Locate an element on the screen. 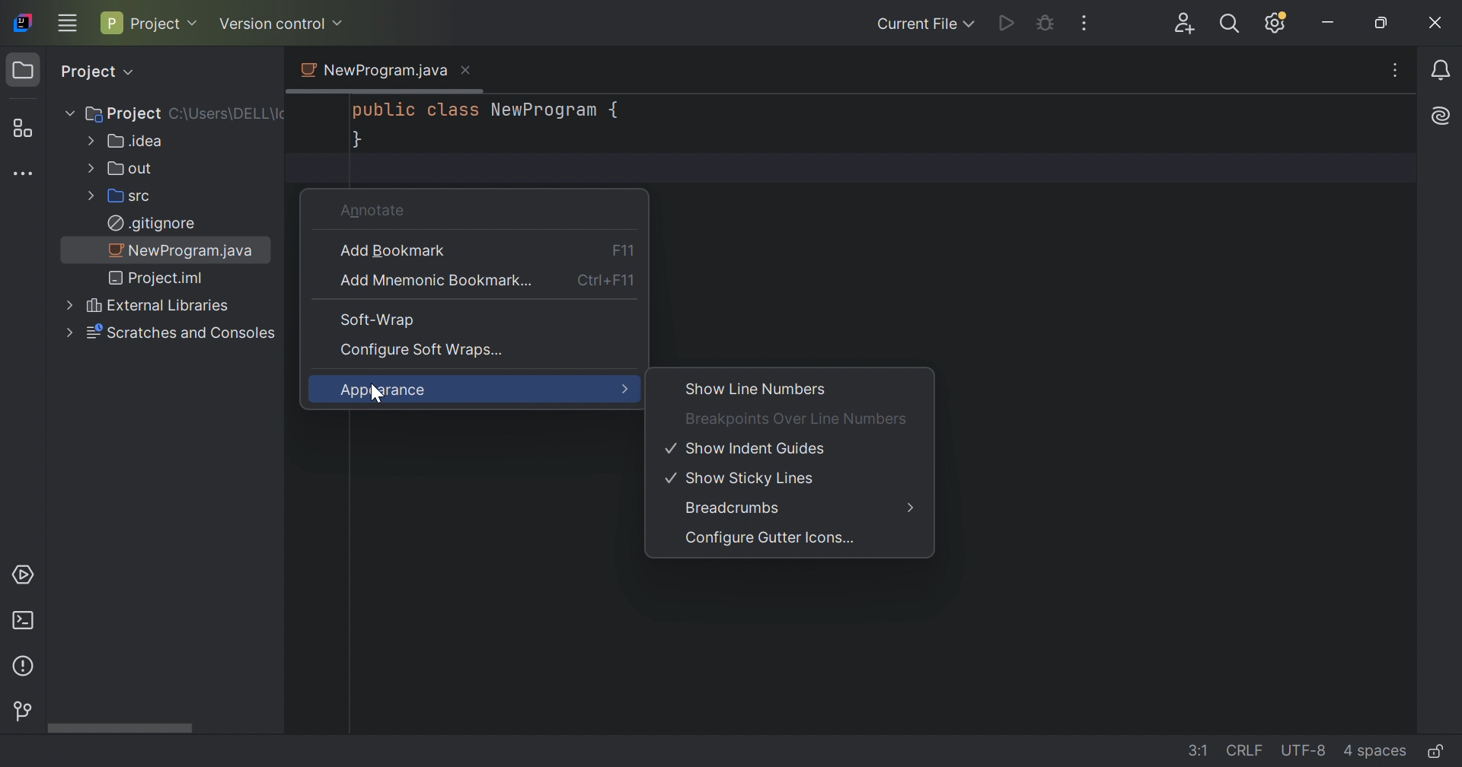  Services is located at coordinates (22, 575).